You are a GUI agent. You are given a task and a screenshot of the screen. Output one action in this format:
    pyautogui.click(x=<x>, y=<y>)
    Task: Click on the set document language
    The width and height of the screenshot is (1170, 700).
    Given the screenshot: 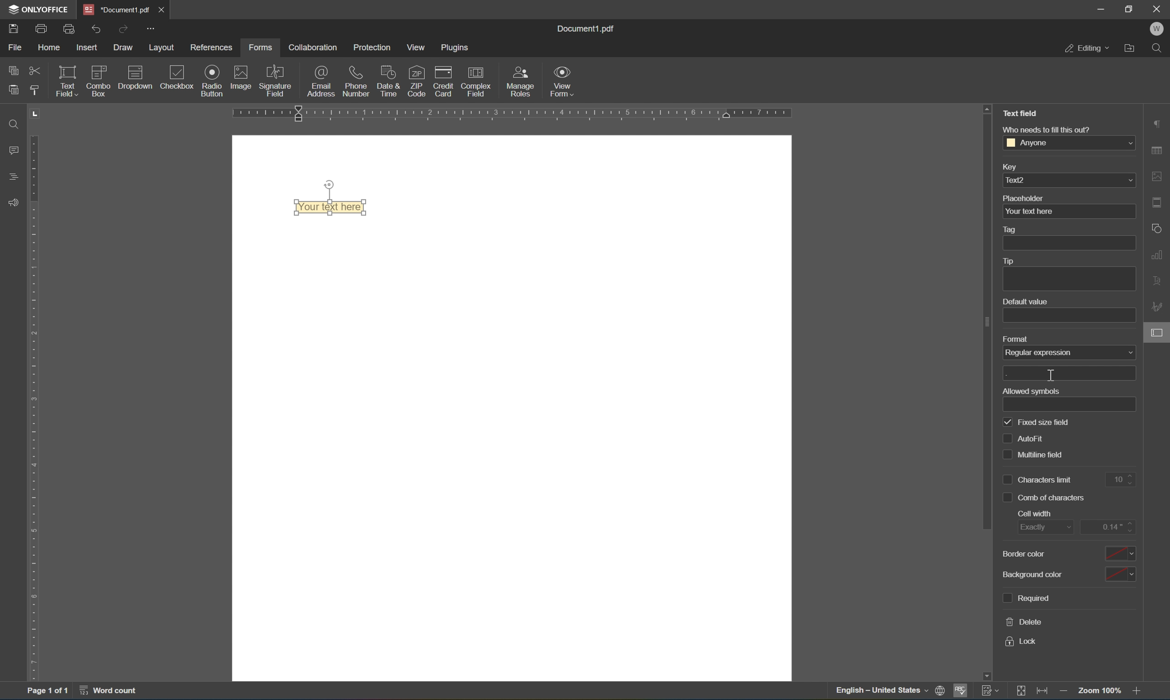 What is the action you would take?
    pyautogui.click(x=889, y=692)
    